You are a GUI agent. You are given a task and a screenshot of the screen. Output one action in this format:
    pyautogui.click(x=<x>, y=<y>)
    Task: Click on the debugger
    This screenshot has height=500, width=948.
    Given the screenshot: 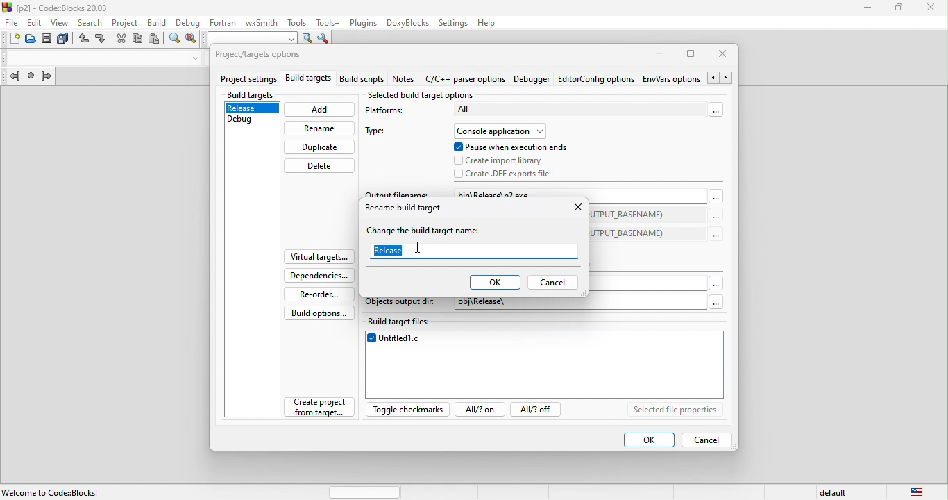 What is the action you would take?
    pyautogui.click(x=534, y=80)
    